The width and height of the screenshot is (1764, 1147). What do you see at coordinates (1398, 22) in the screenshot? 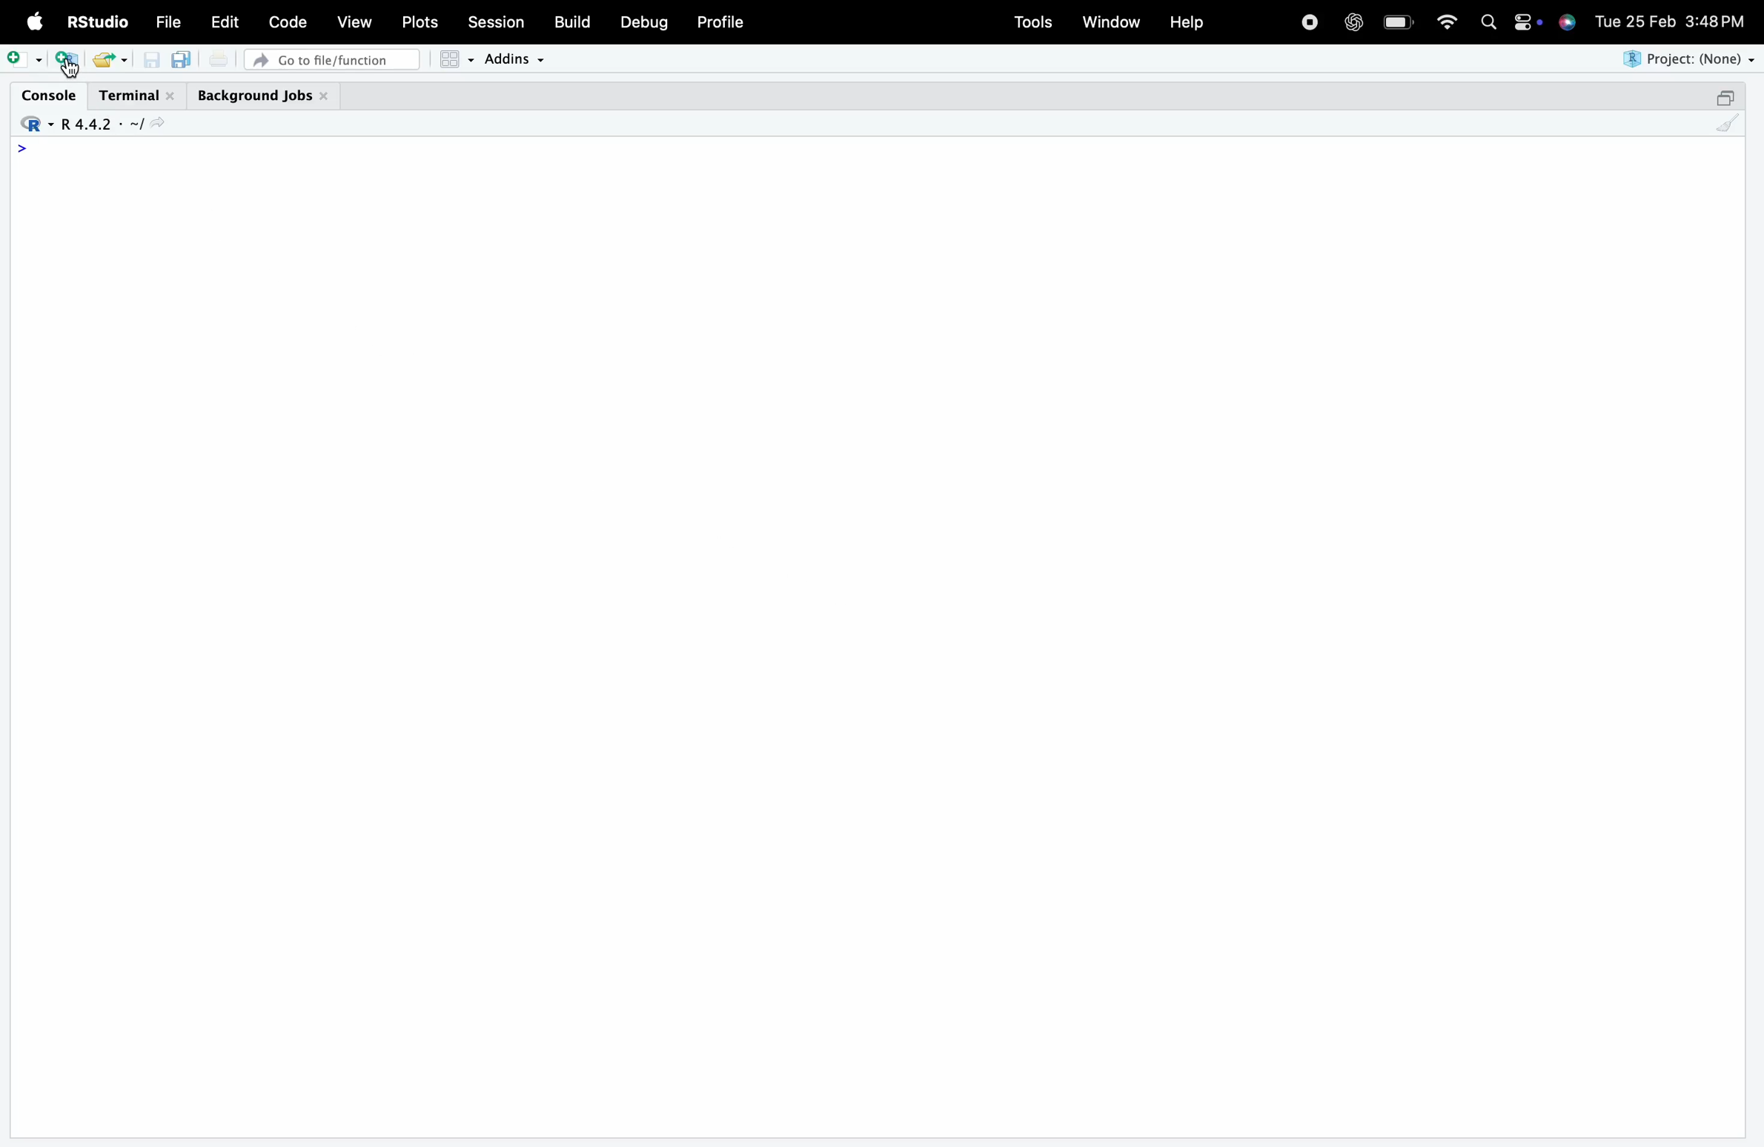
I see `battery` at bounding box center [1398, 22].